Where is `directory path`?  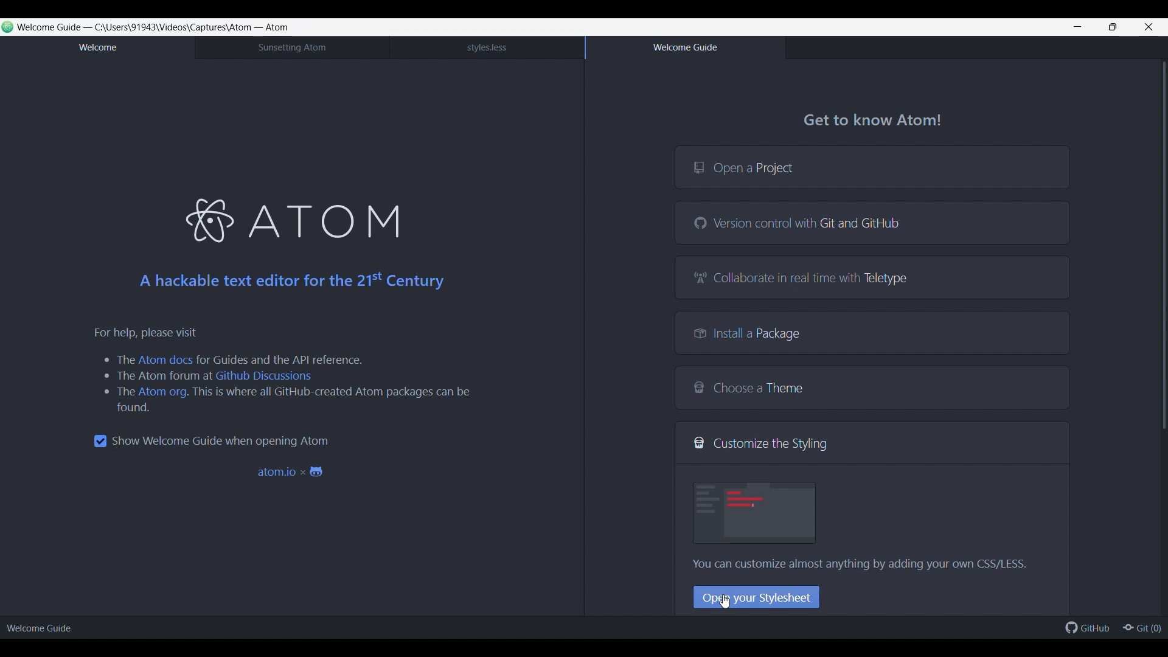 directory path is located at coordinates (173, 27).